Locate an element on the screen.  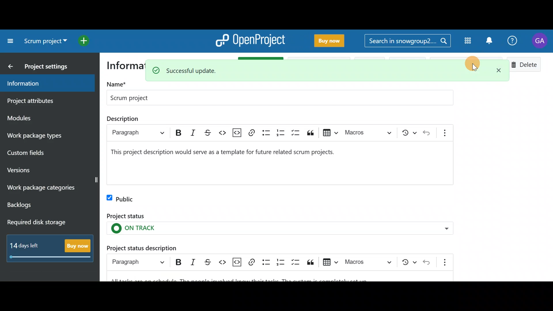
Search bar is located at coordinates (407, 42).